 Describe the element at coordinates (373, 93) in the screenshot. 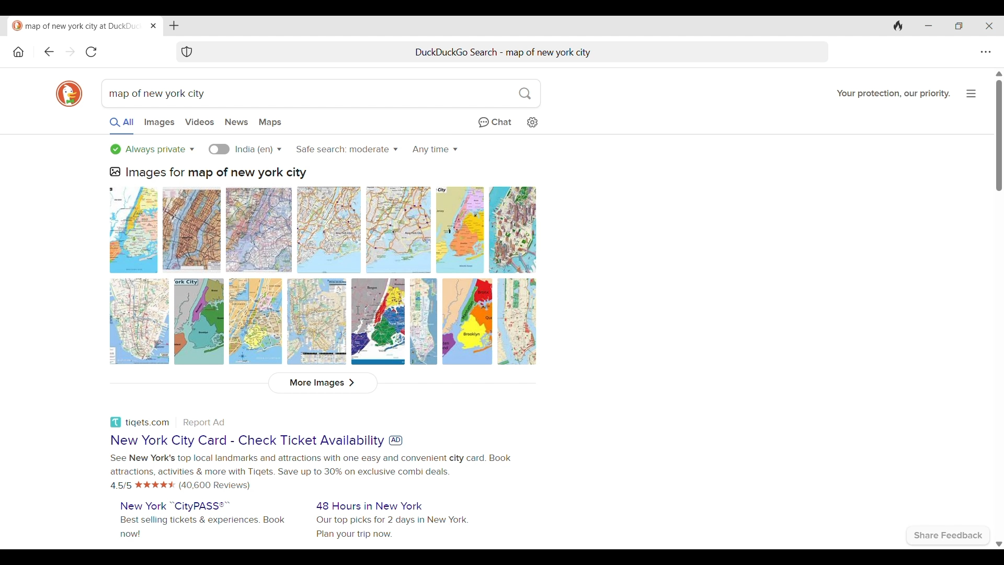

I see `Search box` at that location.